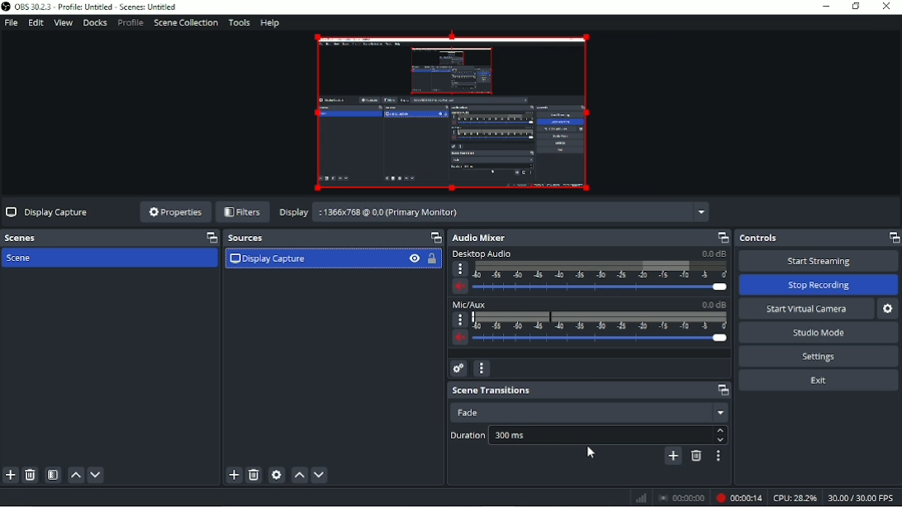 The width and height of the screenshot is (902, 507). What do you see at coordinates (587, 410) in the screenshot?
I see `Fade` at bounding box center [587, 410].